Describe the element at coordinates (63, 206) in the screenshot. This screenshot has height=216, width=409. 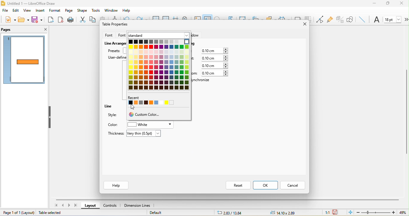
I see `previous page` at that location.